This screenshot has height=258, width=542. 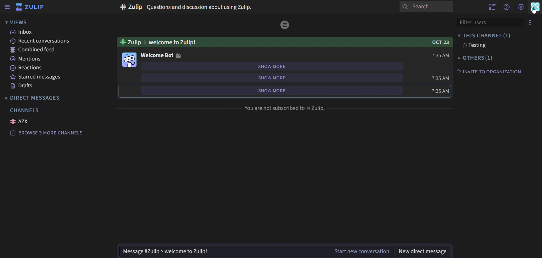 What do you see at coordinates (48, 134) in the screenshot?
I see `browse 3 more channels` at bounding box center [48, 134].